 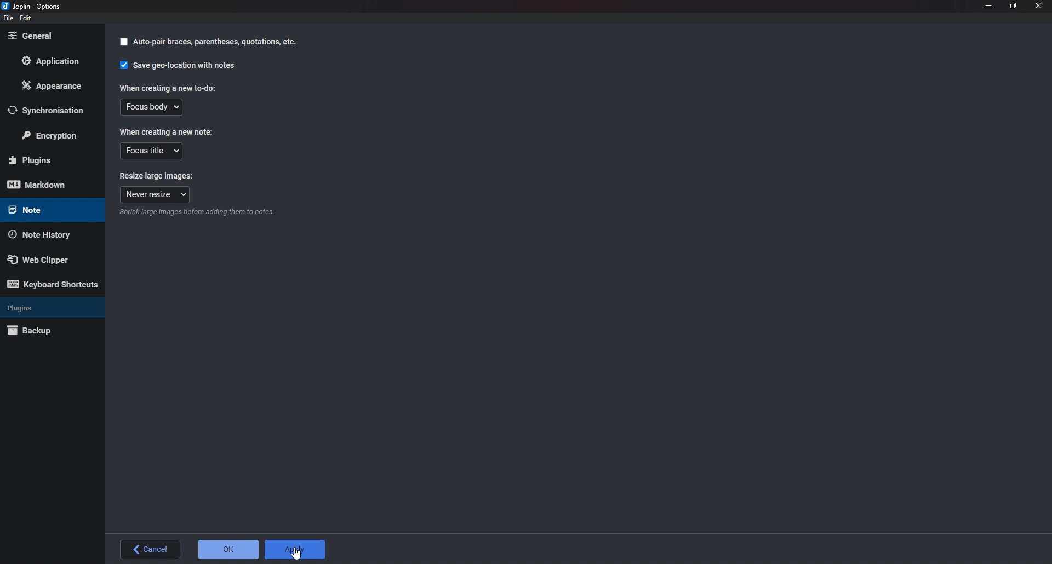 What do you see at coordinates (52, 111) in the screenshot?
I see `Synchronization` at bounding box center [52, 111].